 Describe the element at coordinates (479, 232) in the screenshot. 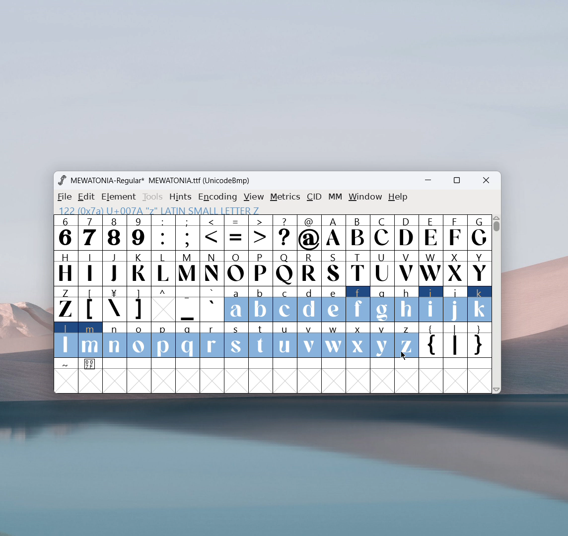

I see `G` at that location.